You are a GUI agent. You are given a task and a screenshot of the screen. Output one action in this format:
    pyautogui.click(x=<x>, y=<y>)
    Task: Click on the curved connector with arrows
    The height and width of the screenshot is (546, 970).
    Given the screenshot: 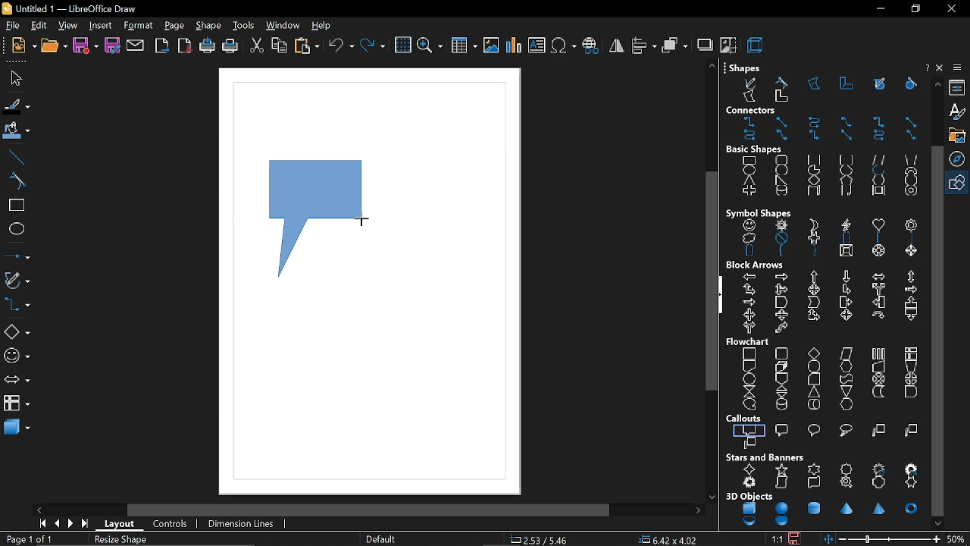 What is the action you would take?
    pyautogui.click(x=880, y=136)
    